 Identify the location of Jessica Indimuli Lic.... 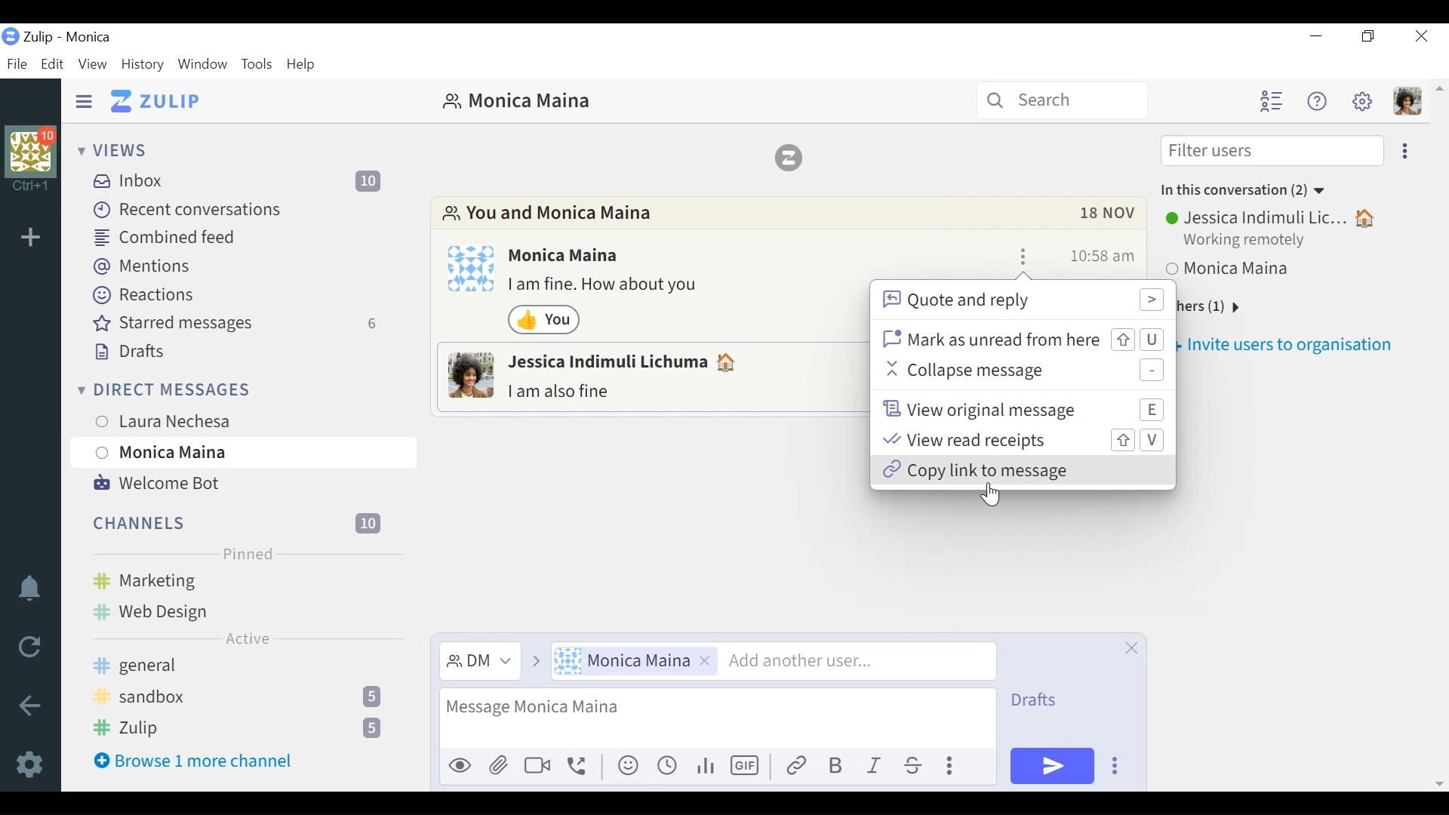
(1272, 218).